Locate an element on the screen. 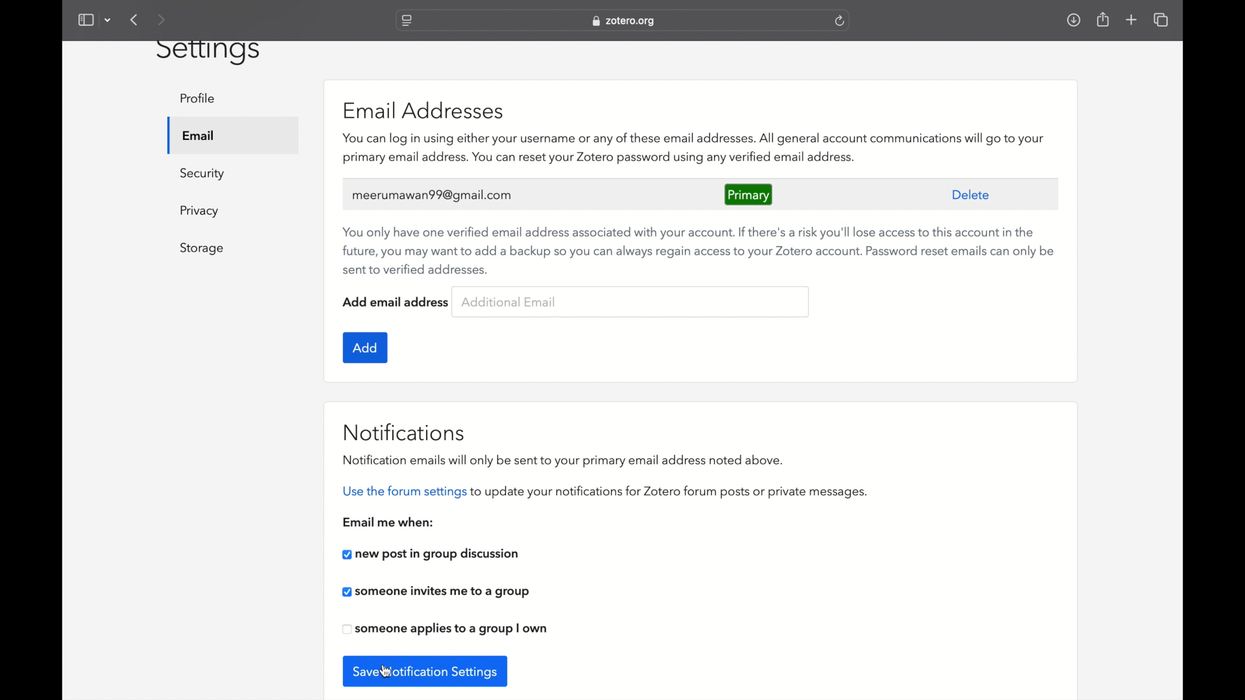  additional email is located at coordinates (507, 301).